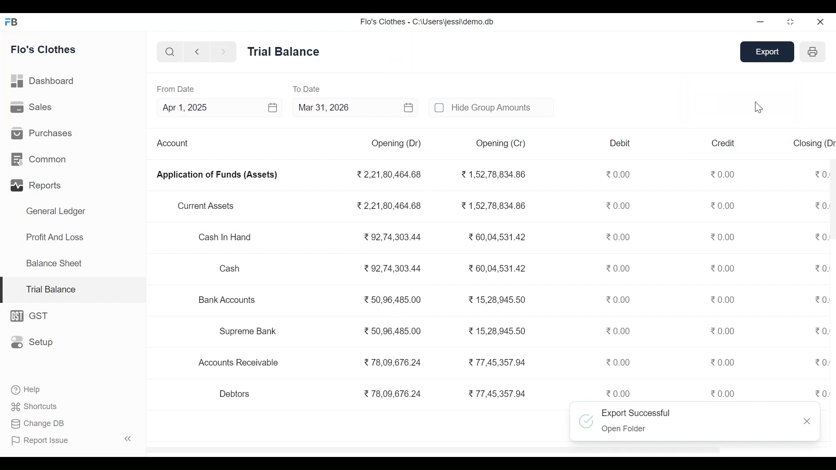  What do you see at coordinates (236, 393) in the screenshot?
I see `Debtors` at bounding box center [236, 393].